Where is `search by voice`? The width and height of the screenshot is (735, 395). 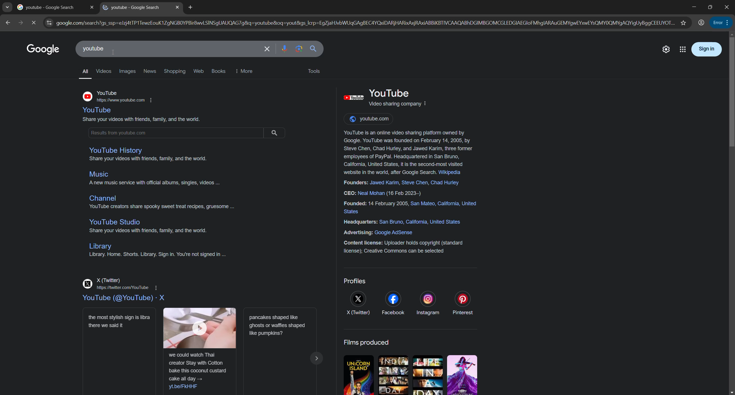
search by voice is located at coordinates (285, 49).